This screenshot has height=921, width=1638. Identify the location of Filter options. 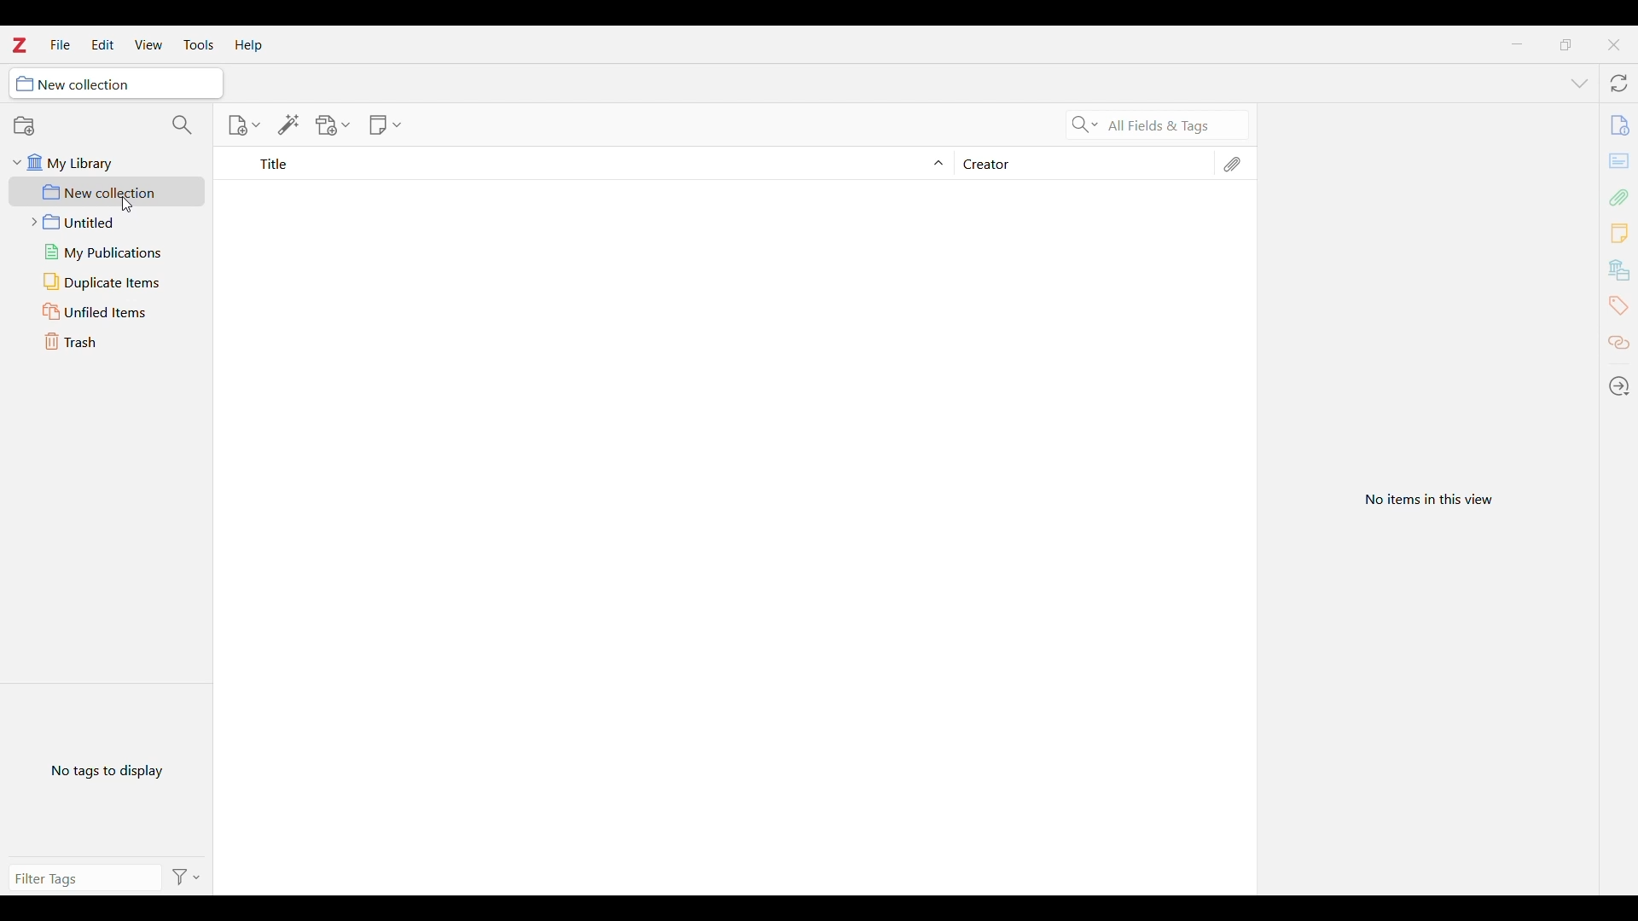
(186, 878).